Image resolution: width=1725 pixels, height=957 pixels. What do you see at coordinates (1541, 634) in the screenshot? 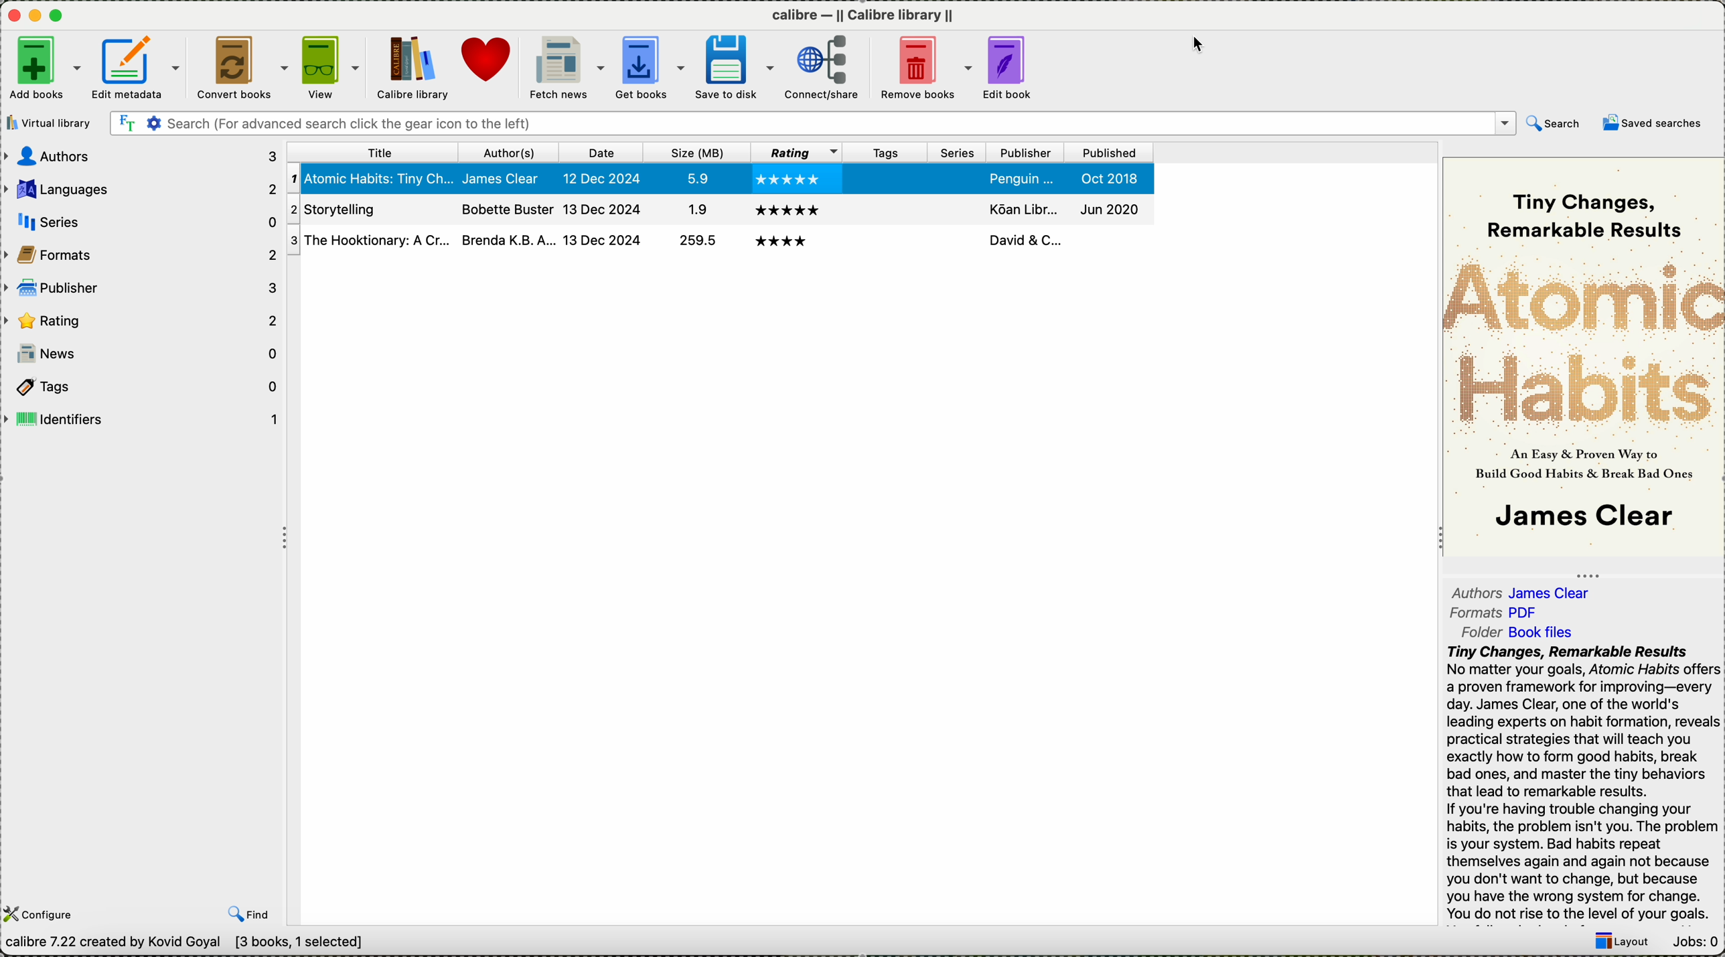
I see `Book file` at bounding box center [1541, 634].